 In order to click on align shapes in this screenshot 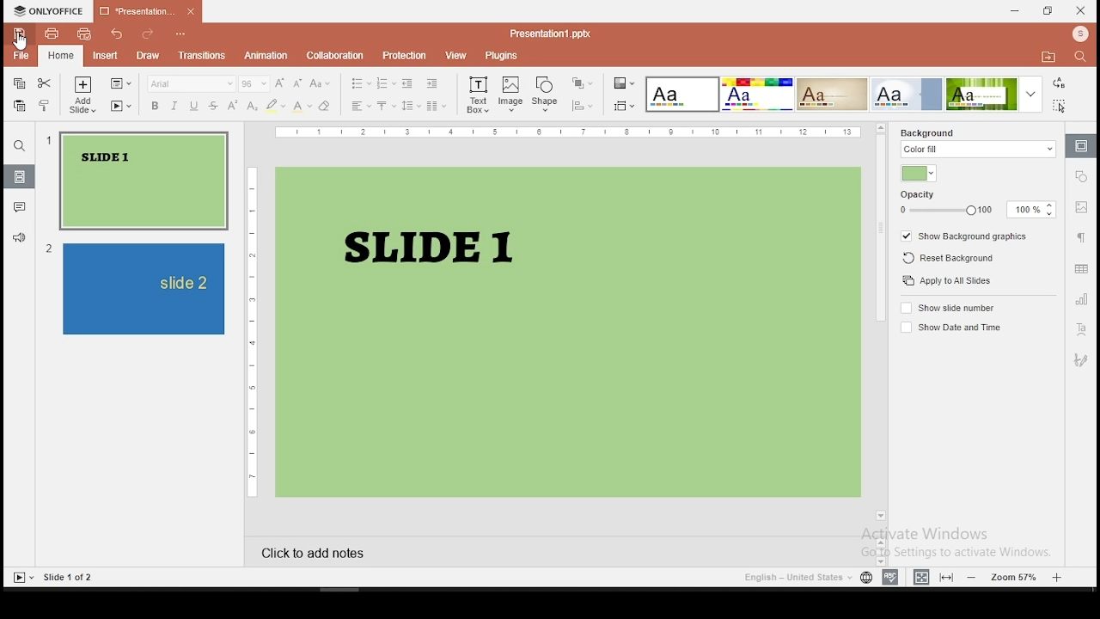, I will do `click(584, 106)`.